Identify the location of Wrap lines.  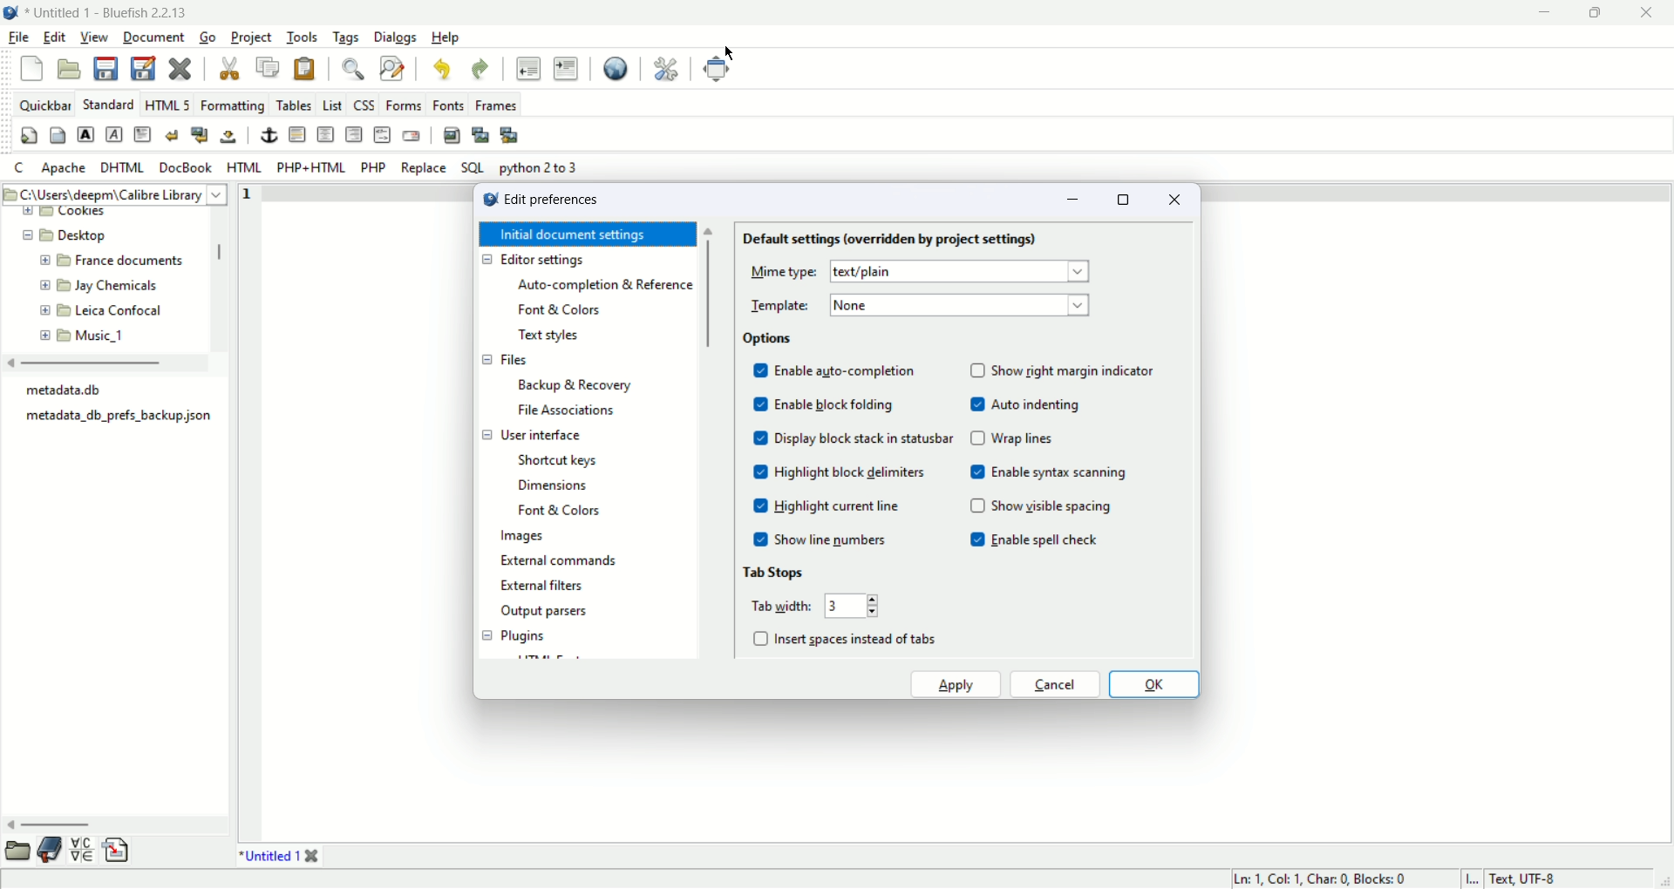
(1036, 437).